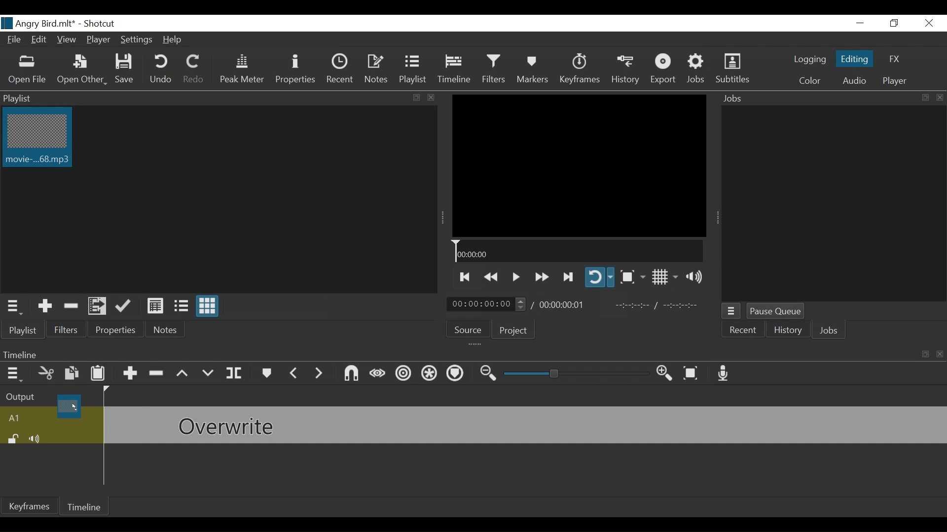  Describe the element at coordinates (930, 23) in the screenshot. I see `Close` at that location.